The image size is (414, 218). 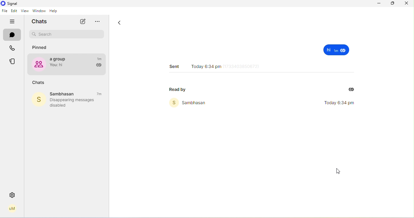 I want to click on status, so click(x=13, y=62).